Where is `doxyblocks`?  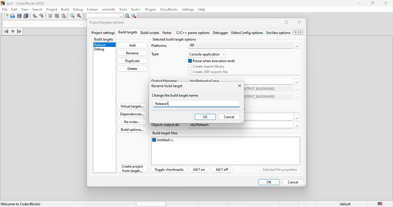
doxyblocks is located at coordinates (168, 9).